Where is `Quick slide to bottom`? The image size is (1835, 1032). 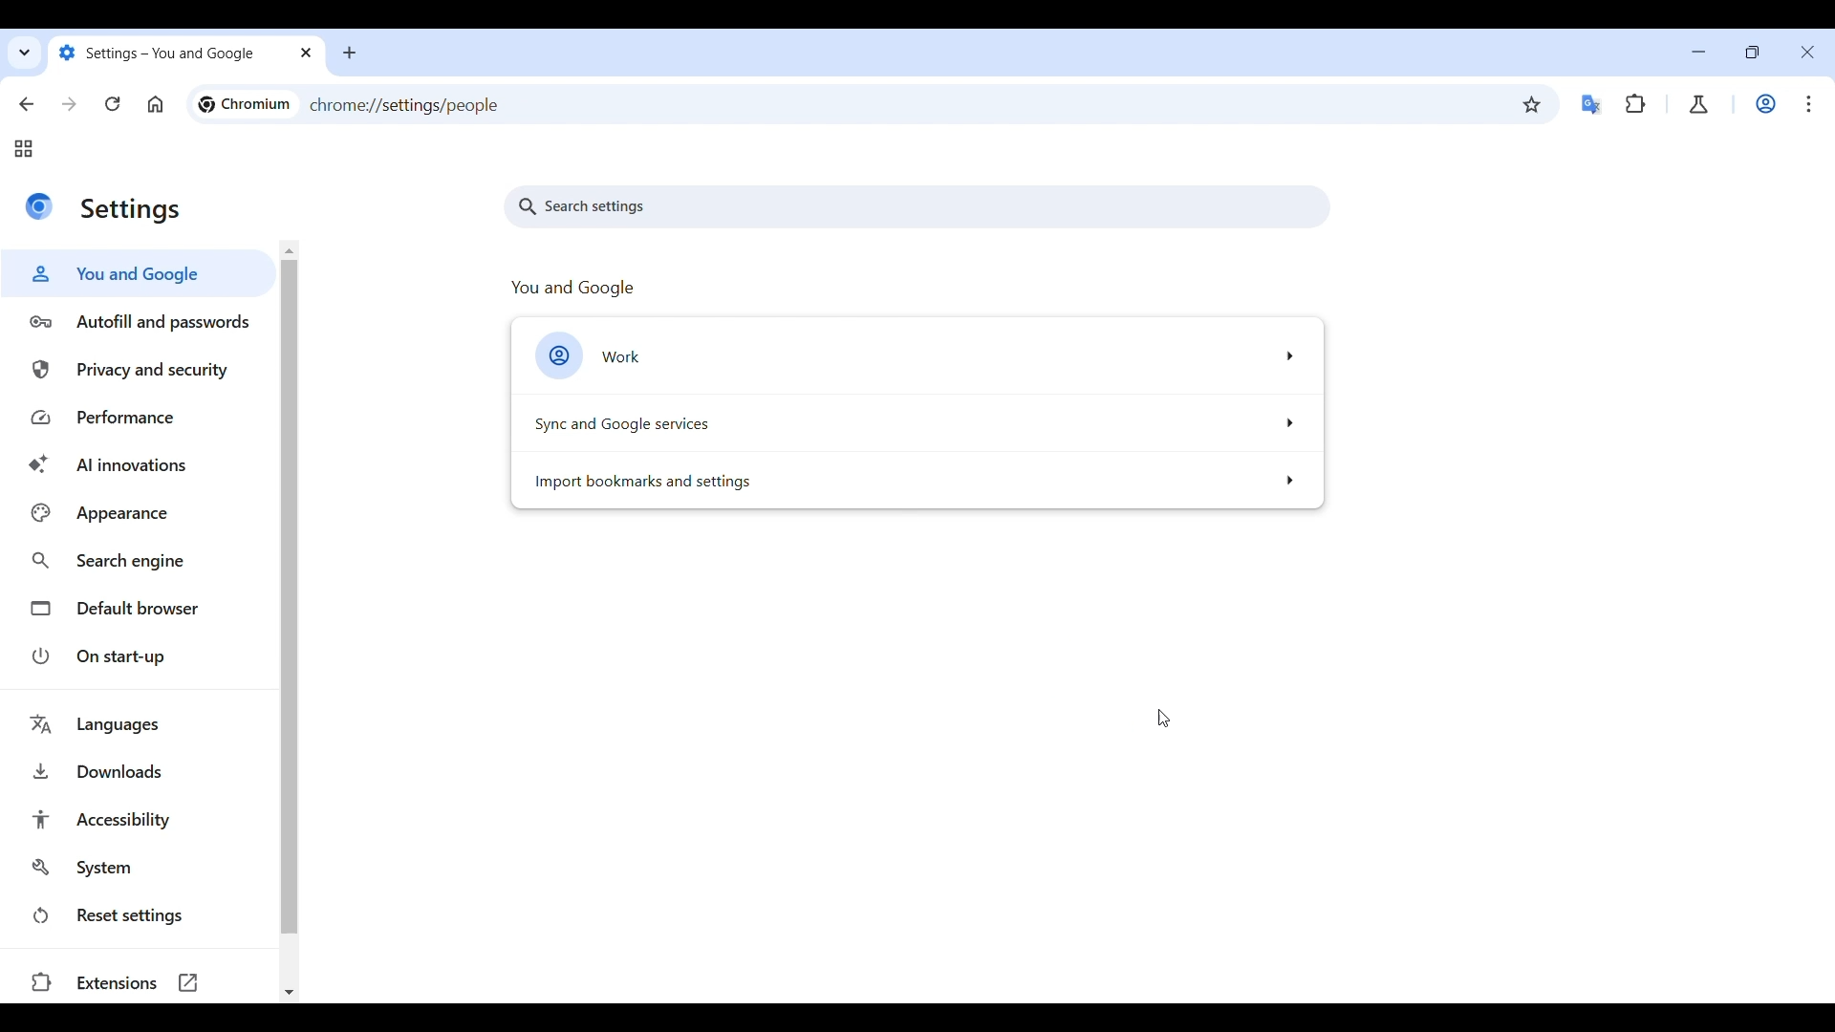 Quick slide to bottom is located at coordinates (290, 993).